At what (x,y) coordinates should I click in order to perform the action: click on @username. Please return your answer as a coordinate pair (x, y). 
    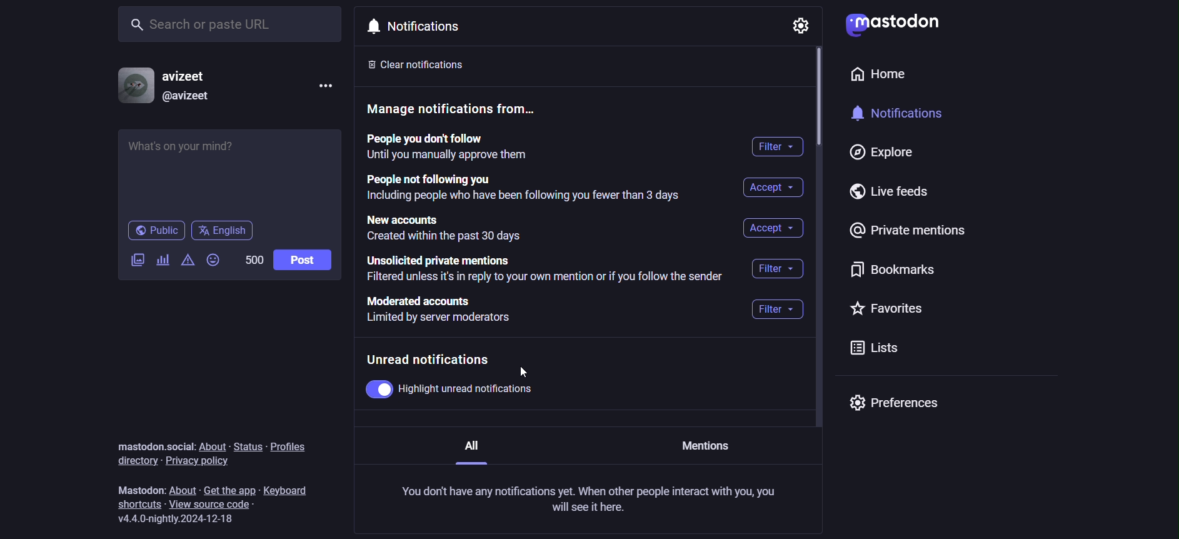
    Looking at the image, I should click on (191, 99).